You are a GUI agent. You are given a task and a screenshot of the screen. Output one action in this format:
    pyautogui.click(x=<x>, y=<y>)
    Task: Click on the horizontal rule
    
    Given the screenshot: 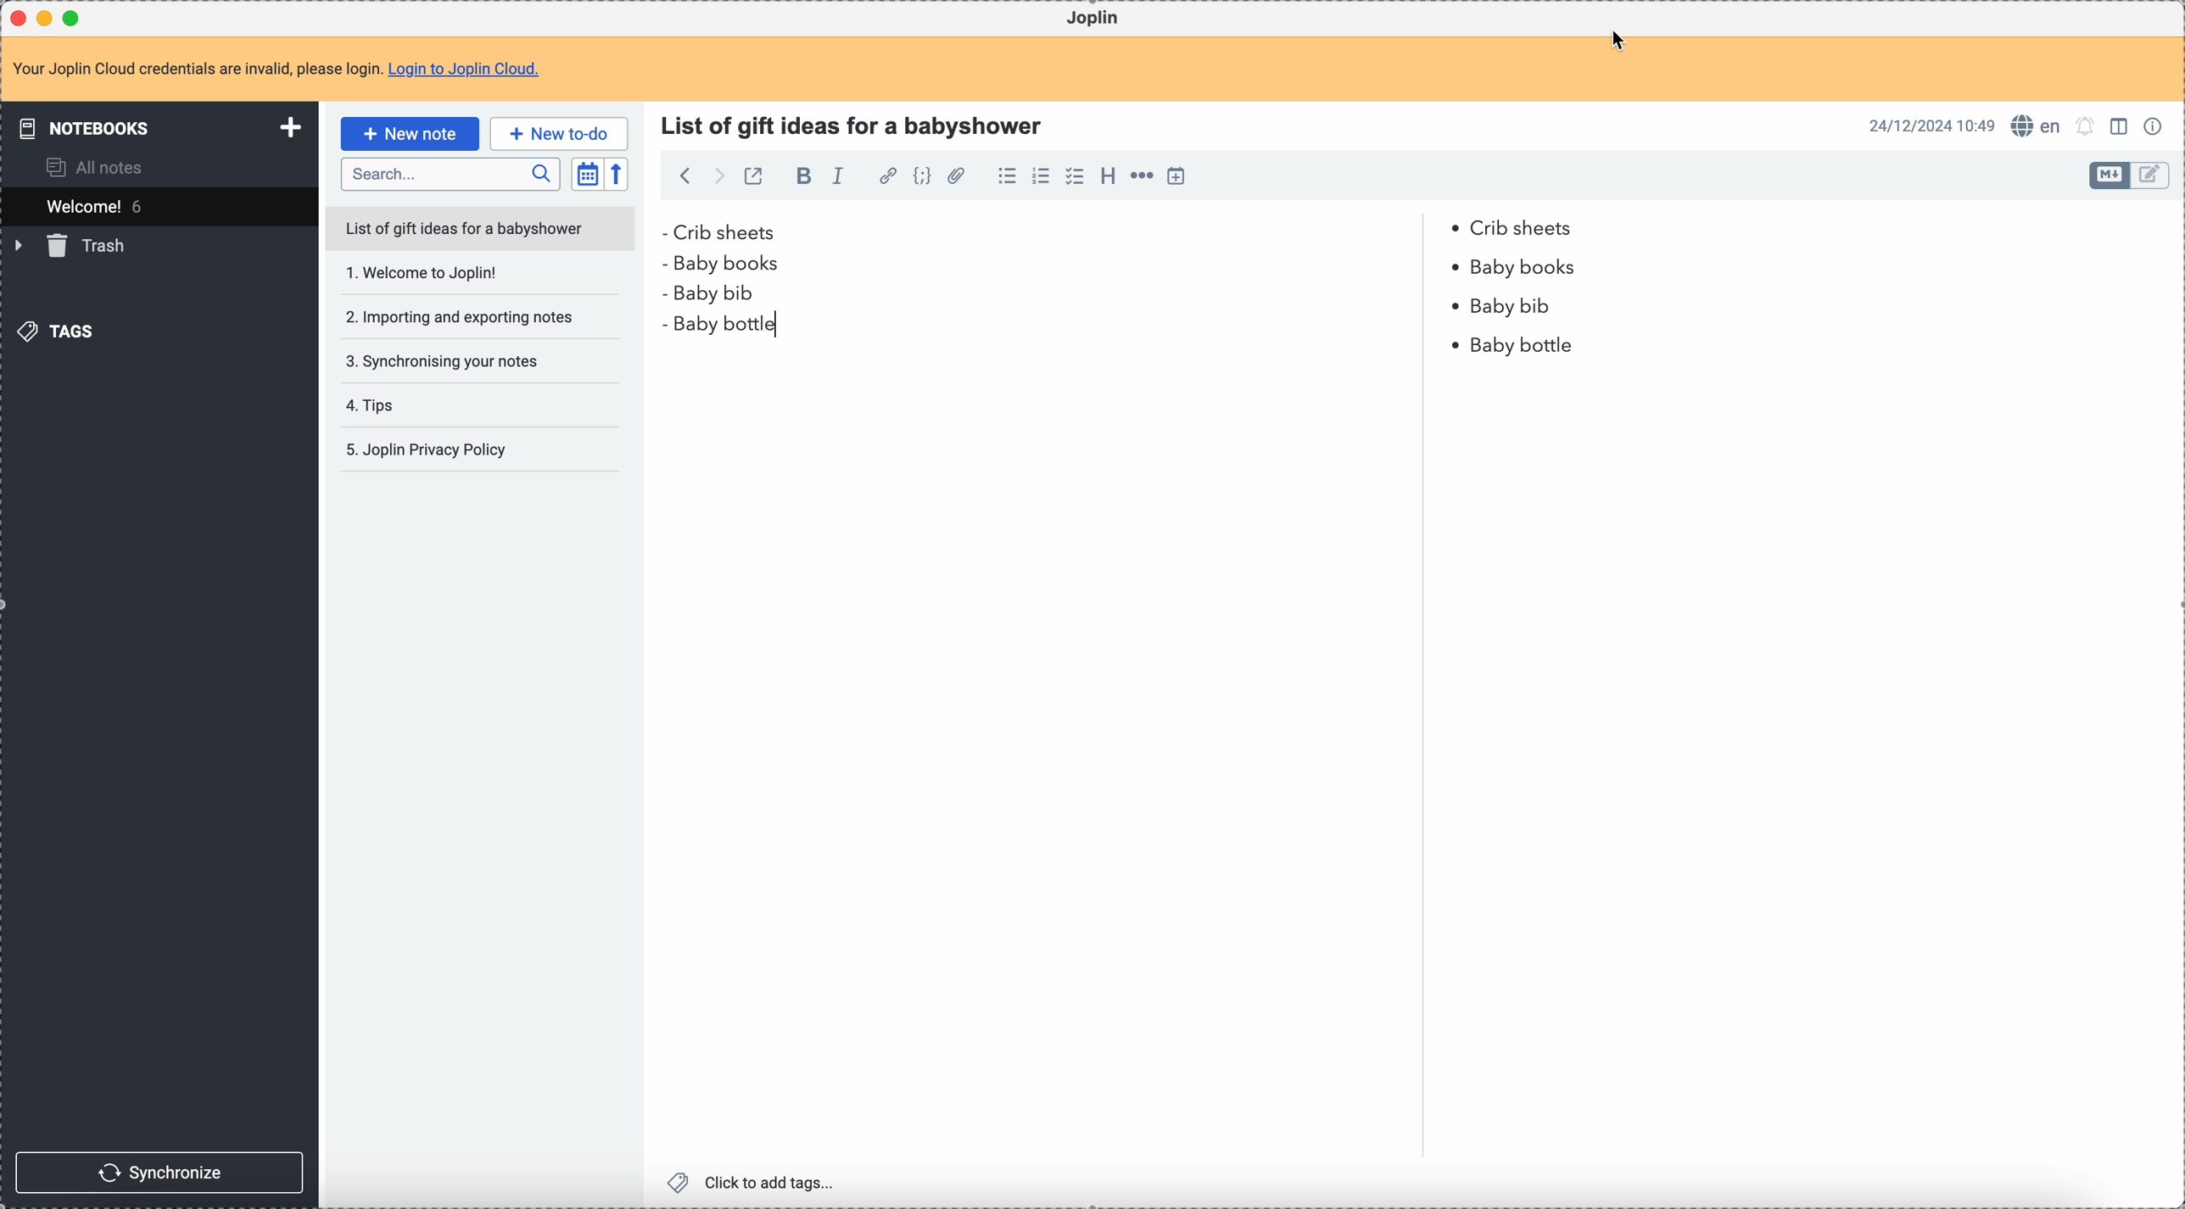 What is the action you would take?
    pyautogui.click(x=1144, y=177)
    